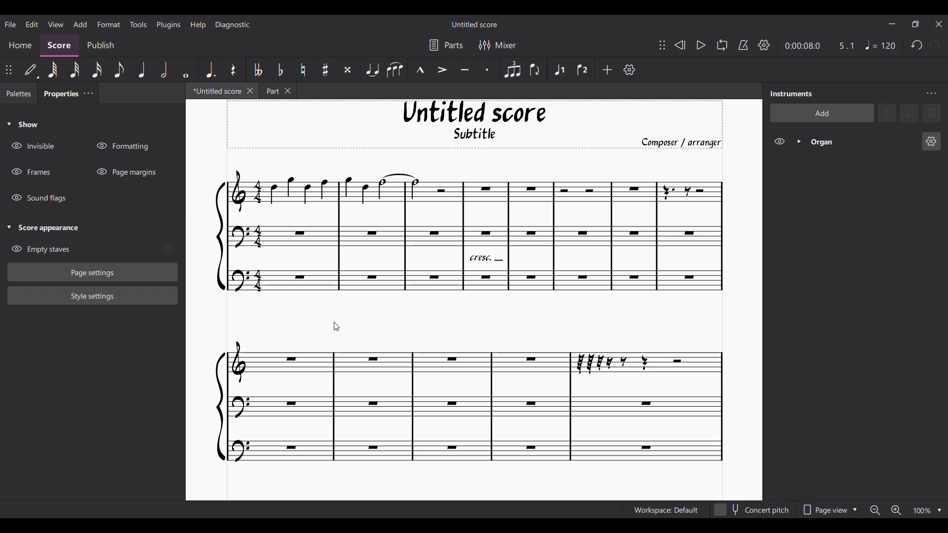 The width and height of the screenshot is (948, 533). I want to click on Accent, so click(442, 70).